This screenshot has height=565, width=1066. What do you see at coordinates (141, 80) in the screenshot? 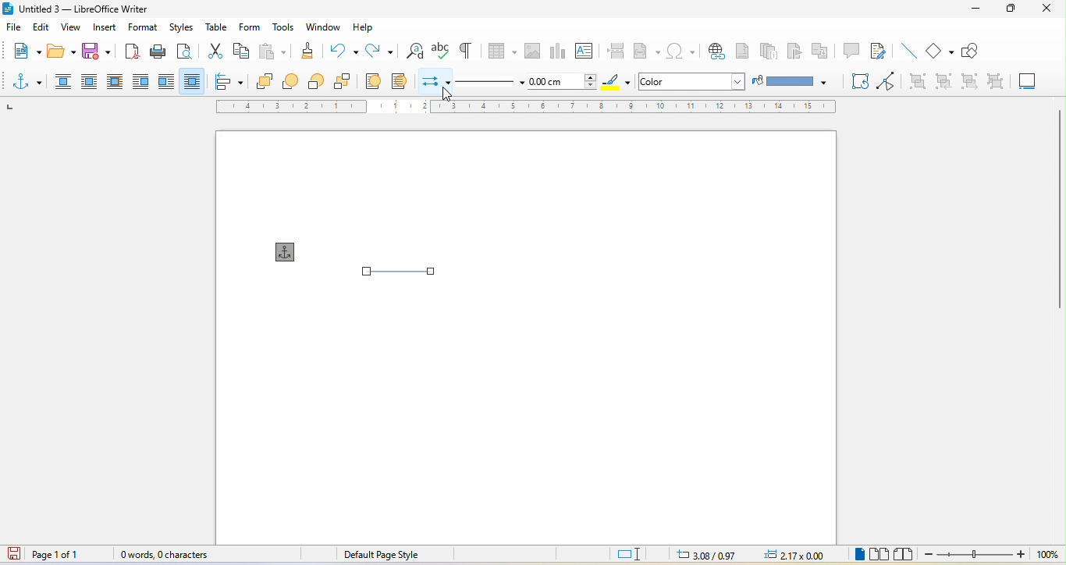
I see `before` at bounding box center [141, 80].